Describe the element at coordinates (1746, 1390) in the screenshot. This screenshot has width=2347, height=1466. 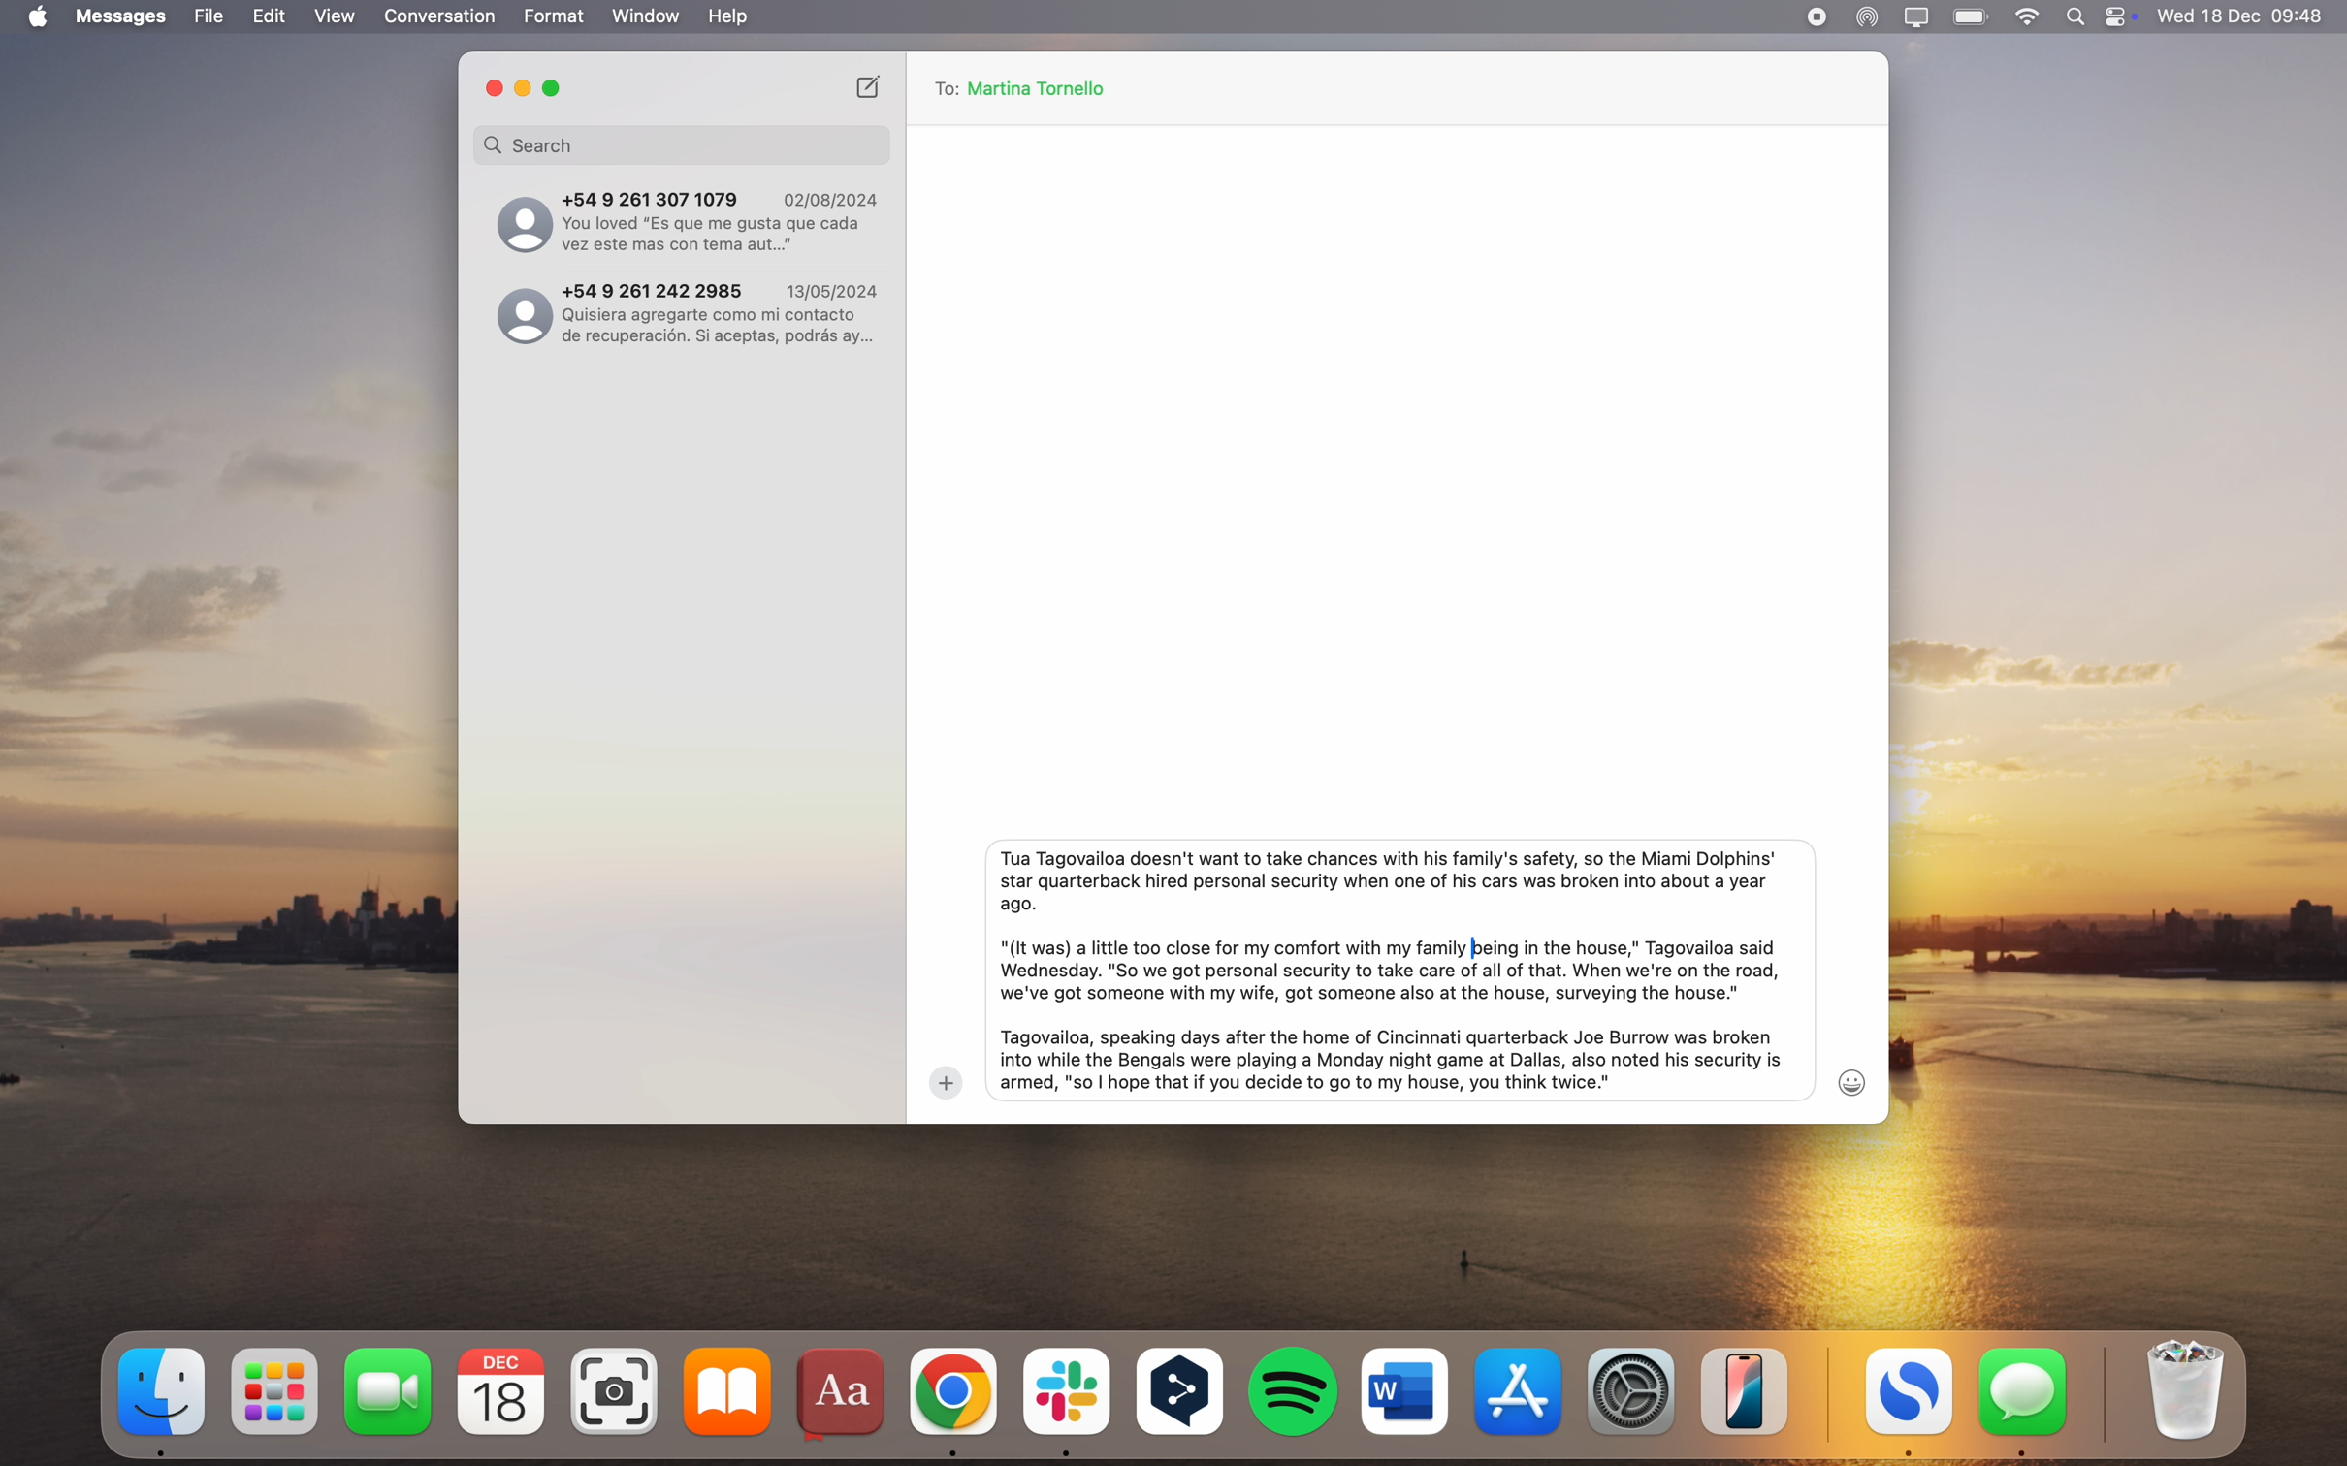
I see `iphone mirroring` at that location.